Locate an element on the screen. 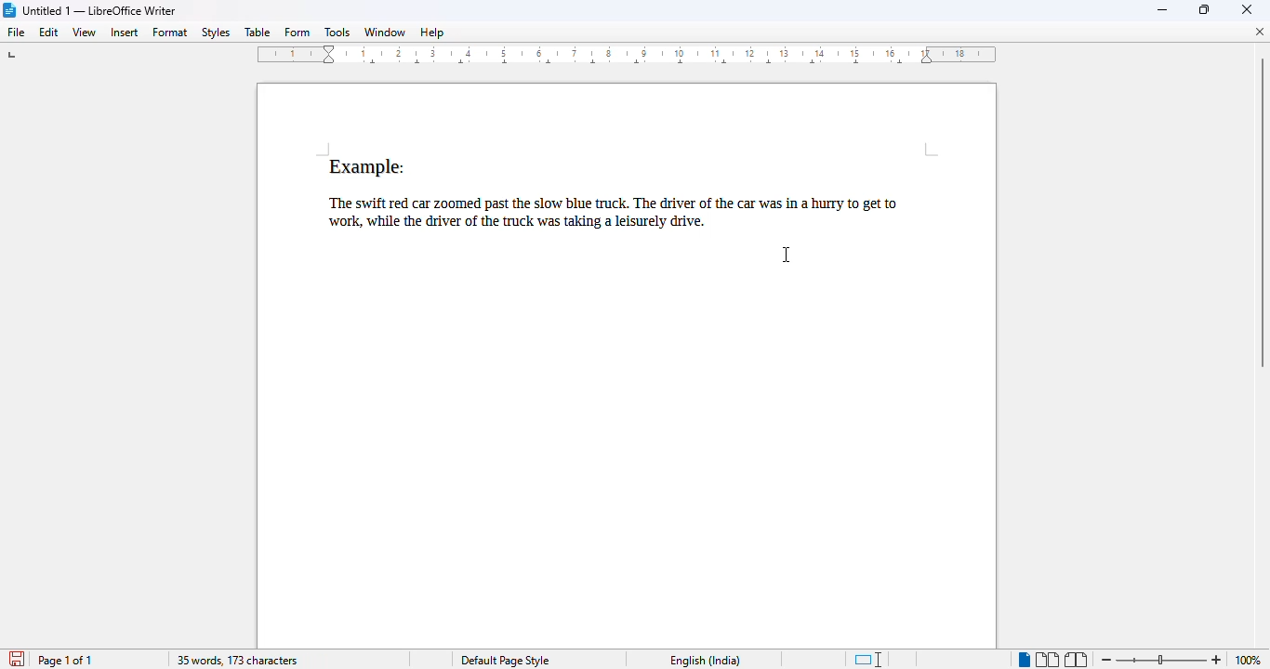 Image resolution: width=1270 pixels, height=669 pixels. format is located at coordinates (171, 32).